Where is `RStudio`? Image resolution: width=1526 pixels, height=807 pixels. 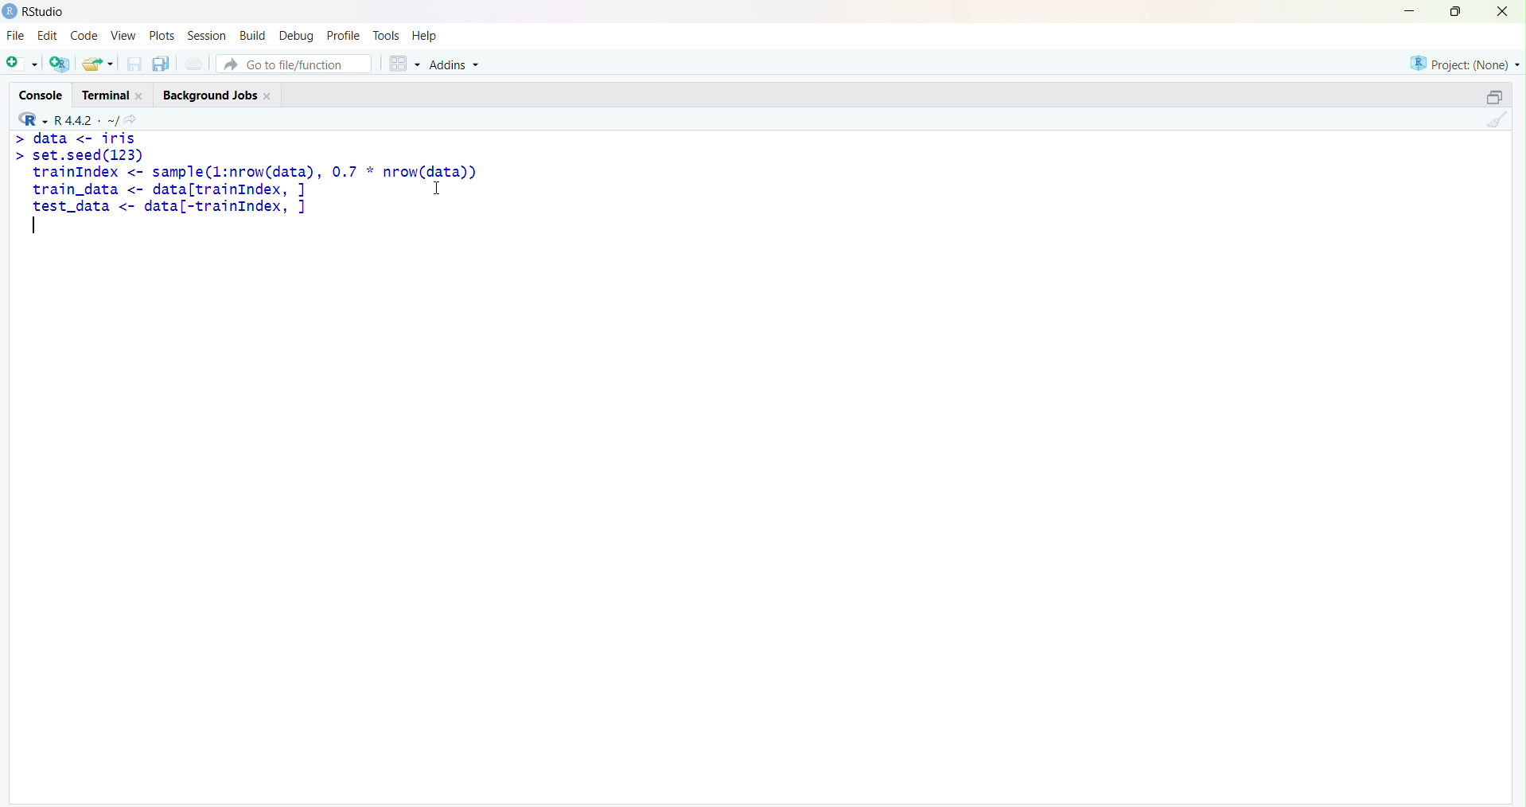 RStudio is located at coordinates (37, 11).